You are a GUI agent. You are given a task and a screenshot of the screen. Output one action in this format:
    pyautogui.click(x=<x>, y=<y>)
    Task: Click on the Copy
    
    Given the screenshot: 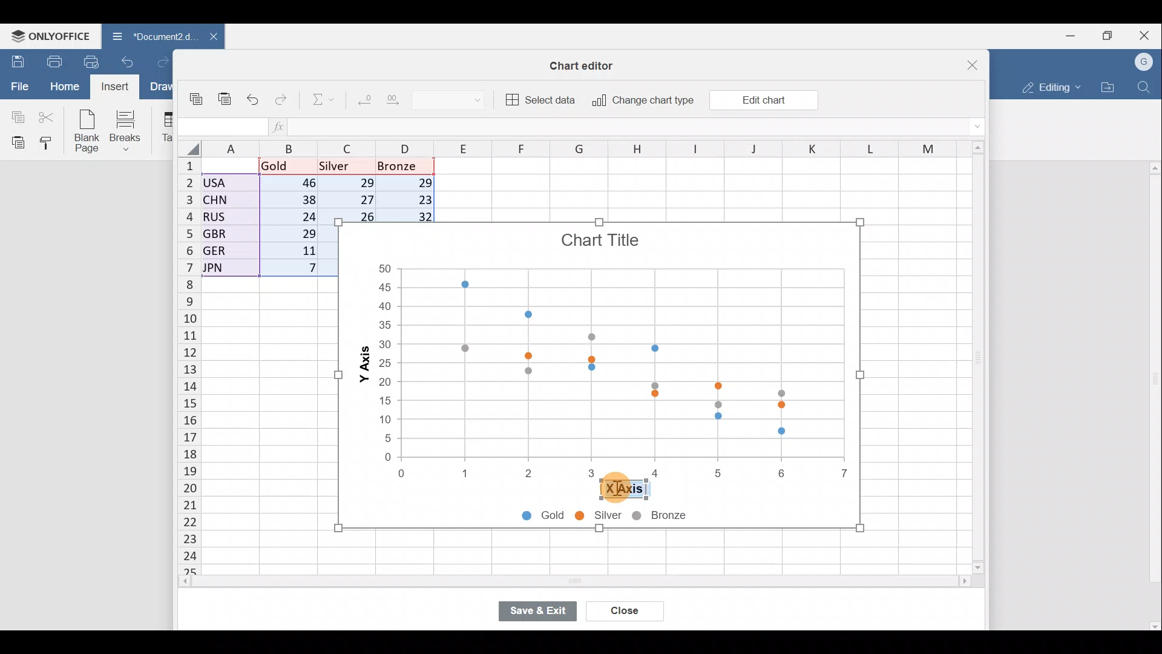 What is the action you would take?
    pyautogui.click(x=197, y=93)
    